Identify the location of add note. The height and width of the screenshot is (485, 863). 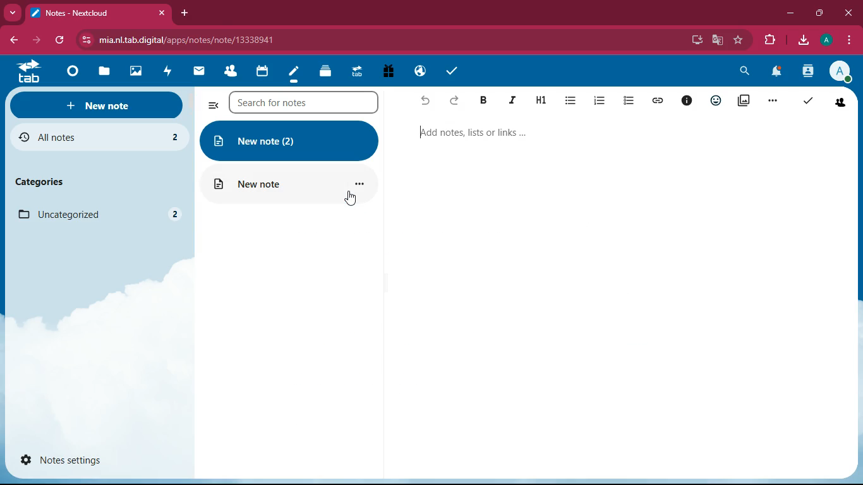
(471, 133).